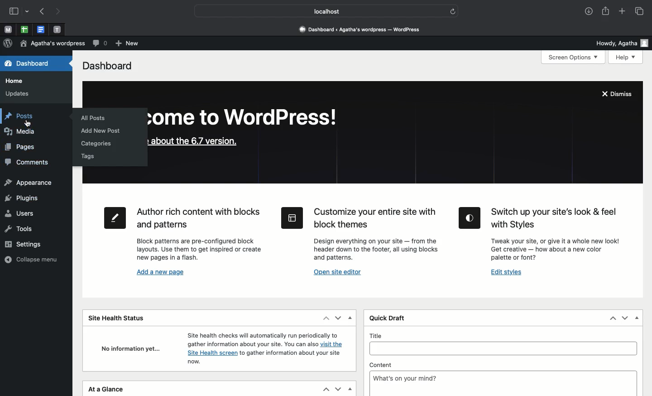  I want to click on Down, so click(338, 319).